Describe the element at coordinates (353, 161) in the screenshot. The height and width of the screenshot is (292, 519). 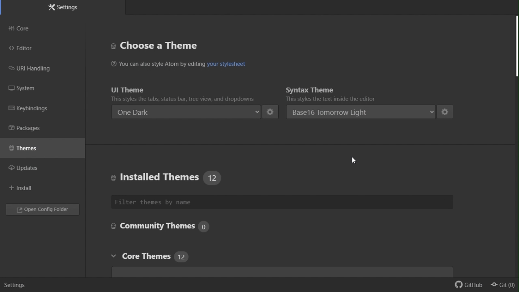
I see `cursor` at that location.